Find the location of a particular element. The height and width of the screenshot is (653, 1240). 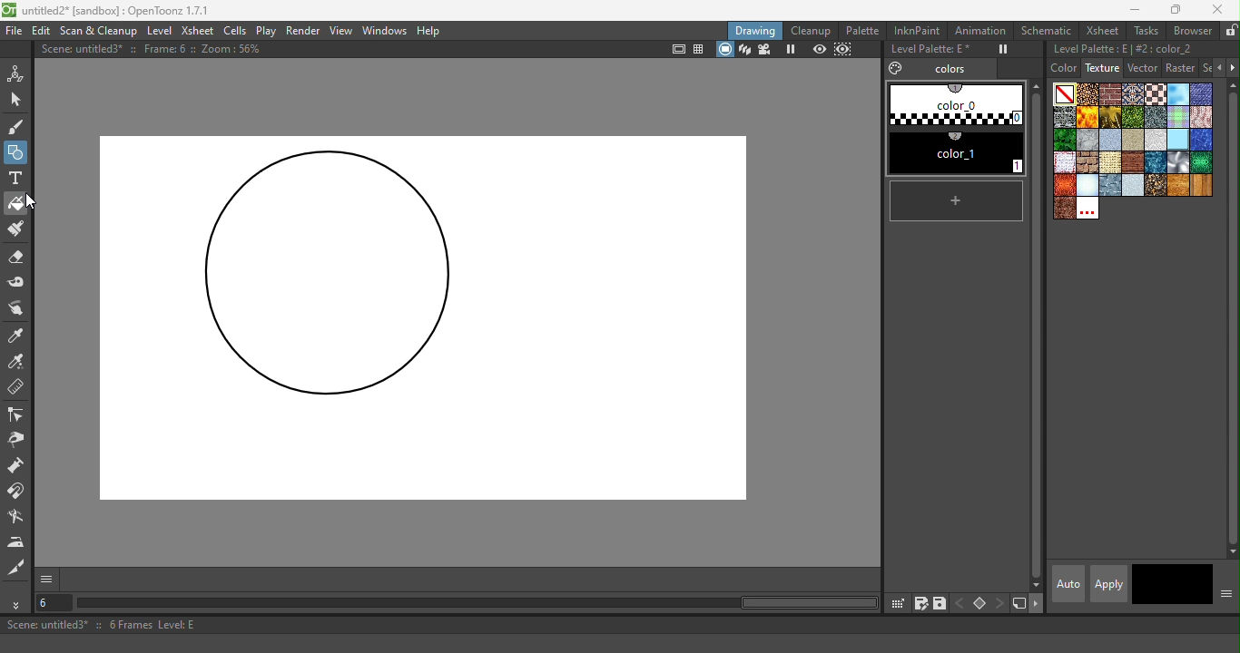

click & drag palette into studio palette is located at coordinates (897, 603).